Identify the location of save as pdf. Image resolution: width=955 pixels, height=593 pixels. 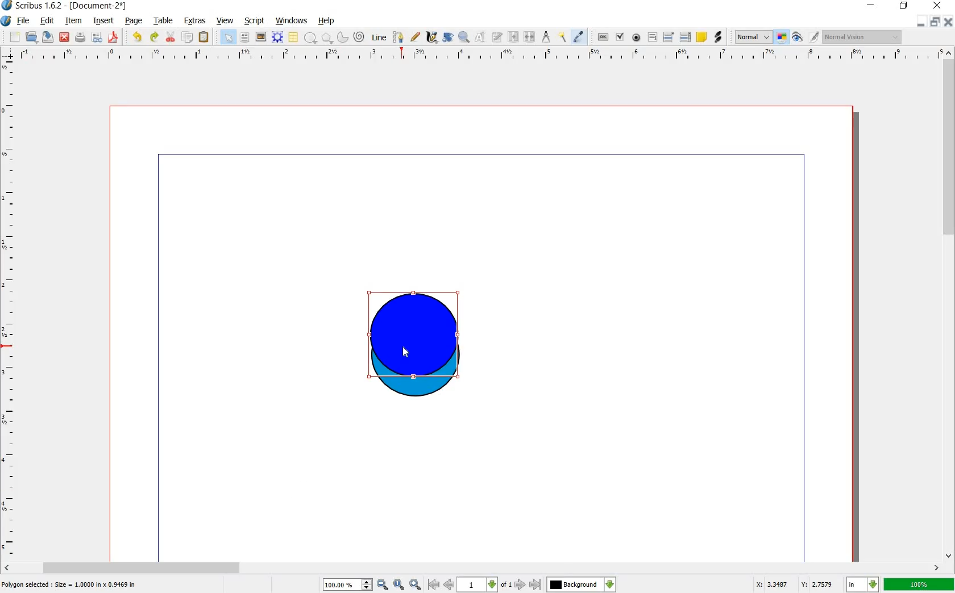
(113, 37).